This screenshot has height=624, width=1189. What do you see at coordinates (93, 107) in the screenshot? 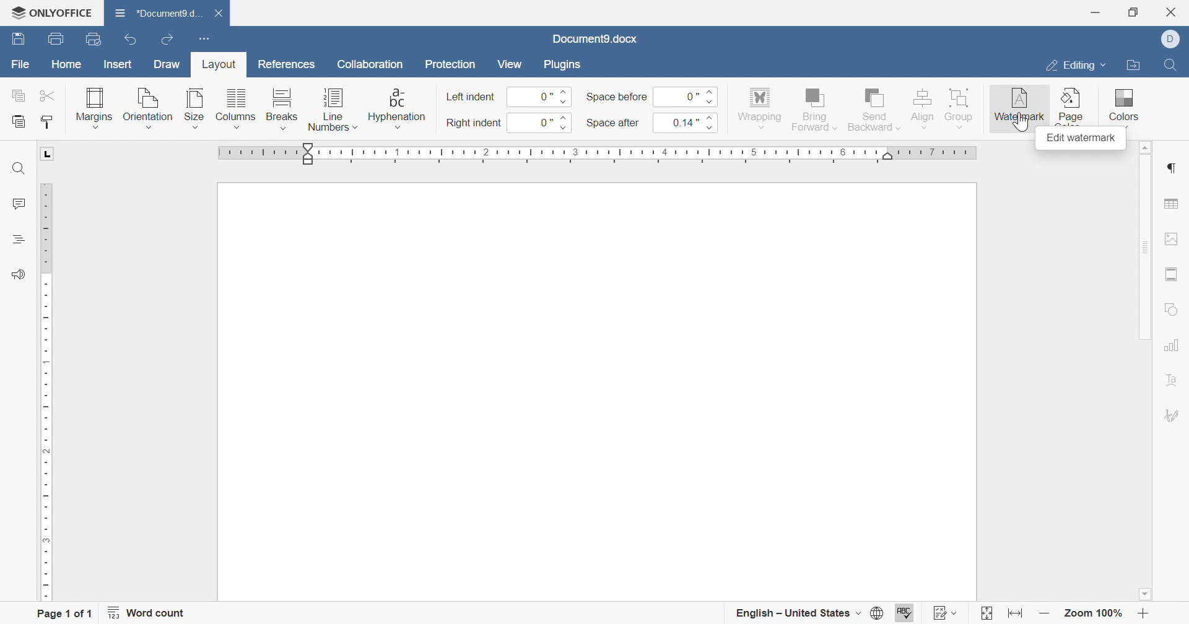
I see `margins` at bounding box center [93, 107].